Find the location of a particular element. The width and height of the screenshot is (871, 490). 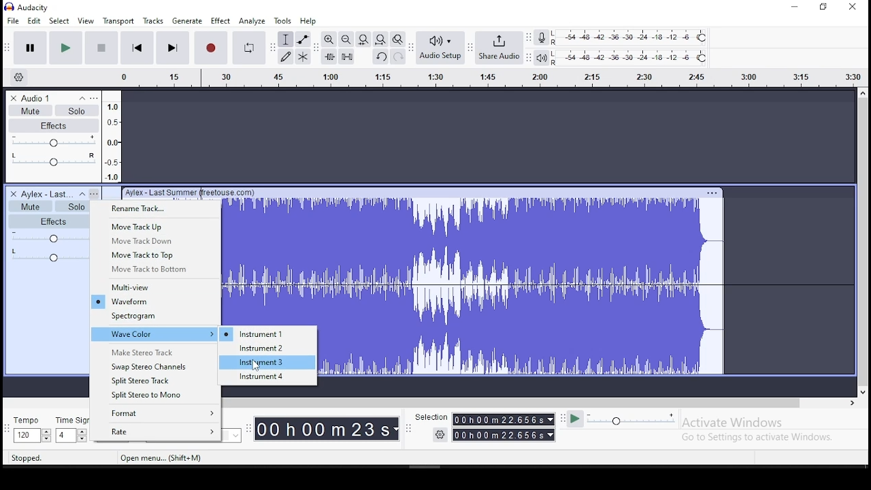

time signature is located at coordinates (71, 429).